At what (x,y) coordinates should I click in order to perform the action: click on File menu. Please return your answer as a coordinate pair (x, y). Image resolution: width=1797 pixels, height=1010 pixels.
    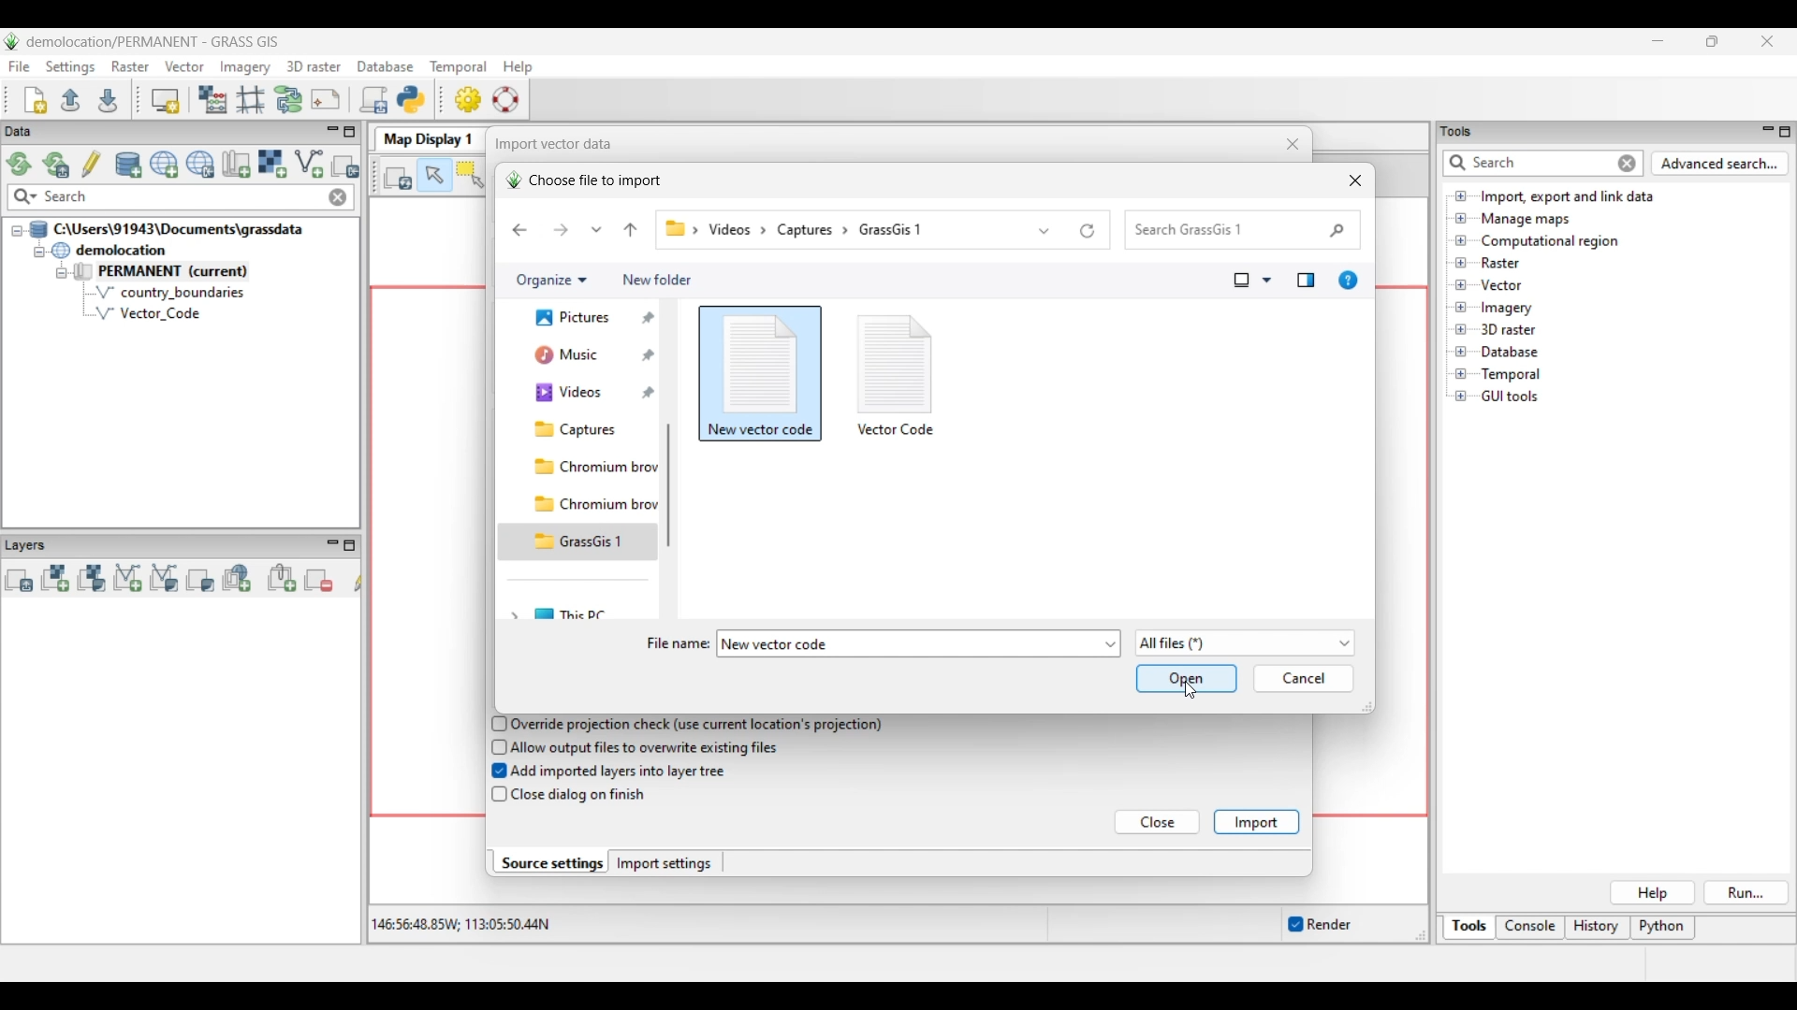
    Looking at the image, I should click on (20, 66).